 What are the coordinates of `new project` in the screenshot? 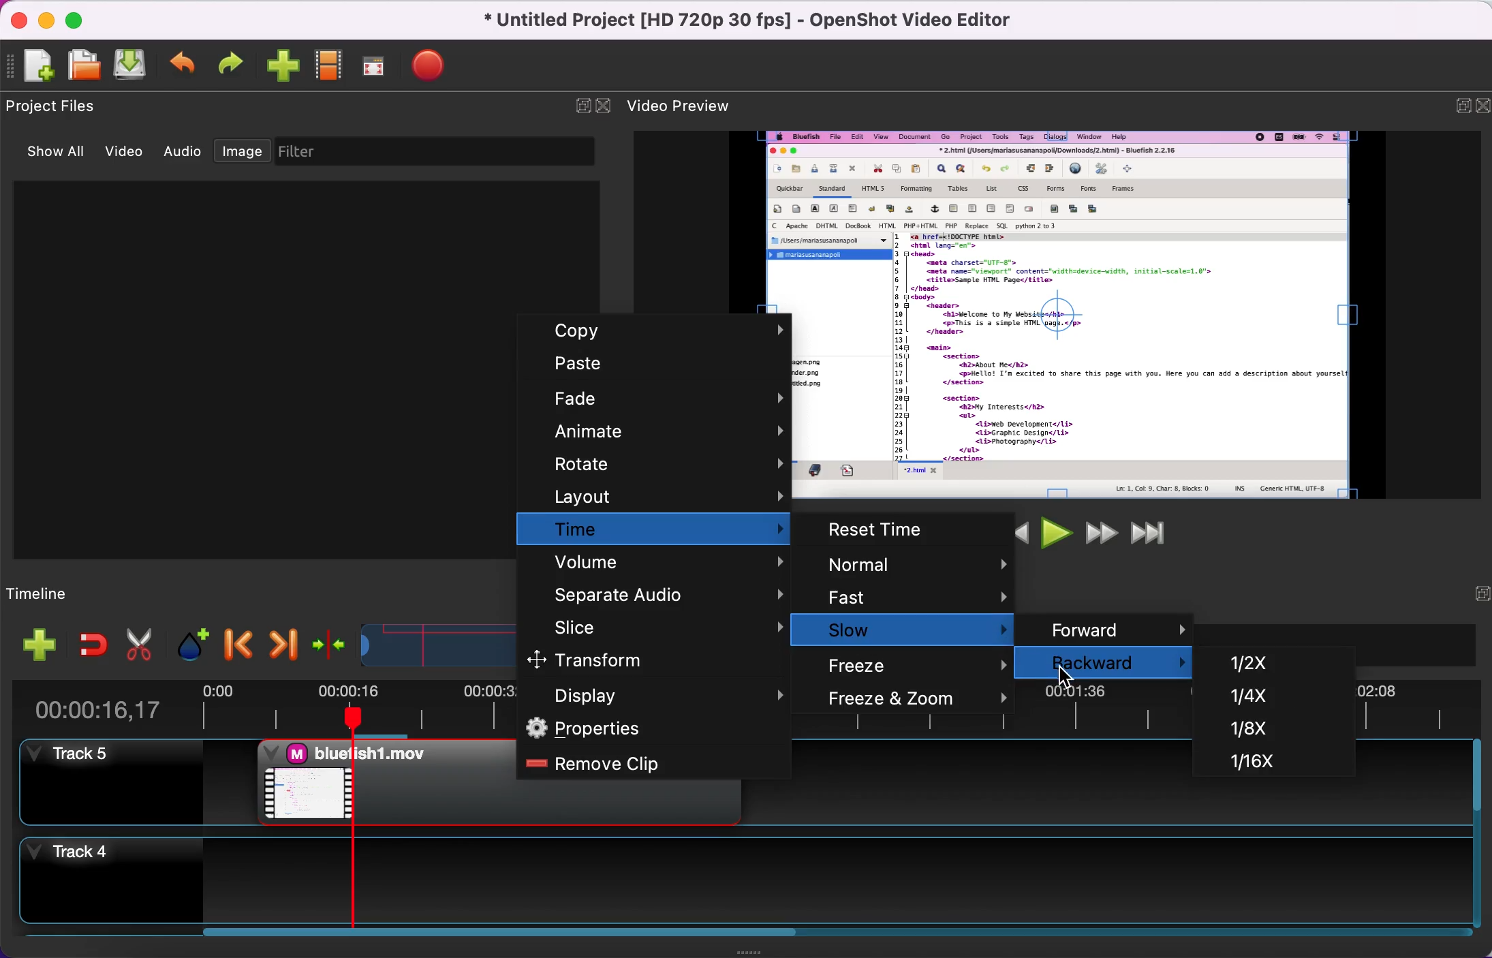 It's located at (35, 68).